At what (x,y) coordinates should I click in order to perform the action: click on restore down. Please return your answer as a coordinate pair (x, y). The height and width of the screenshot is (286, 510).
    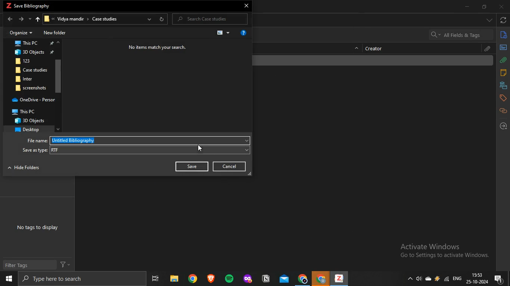
    Looking at the image, I should click on (484, 7).